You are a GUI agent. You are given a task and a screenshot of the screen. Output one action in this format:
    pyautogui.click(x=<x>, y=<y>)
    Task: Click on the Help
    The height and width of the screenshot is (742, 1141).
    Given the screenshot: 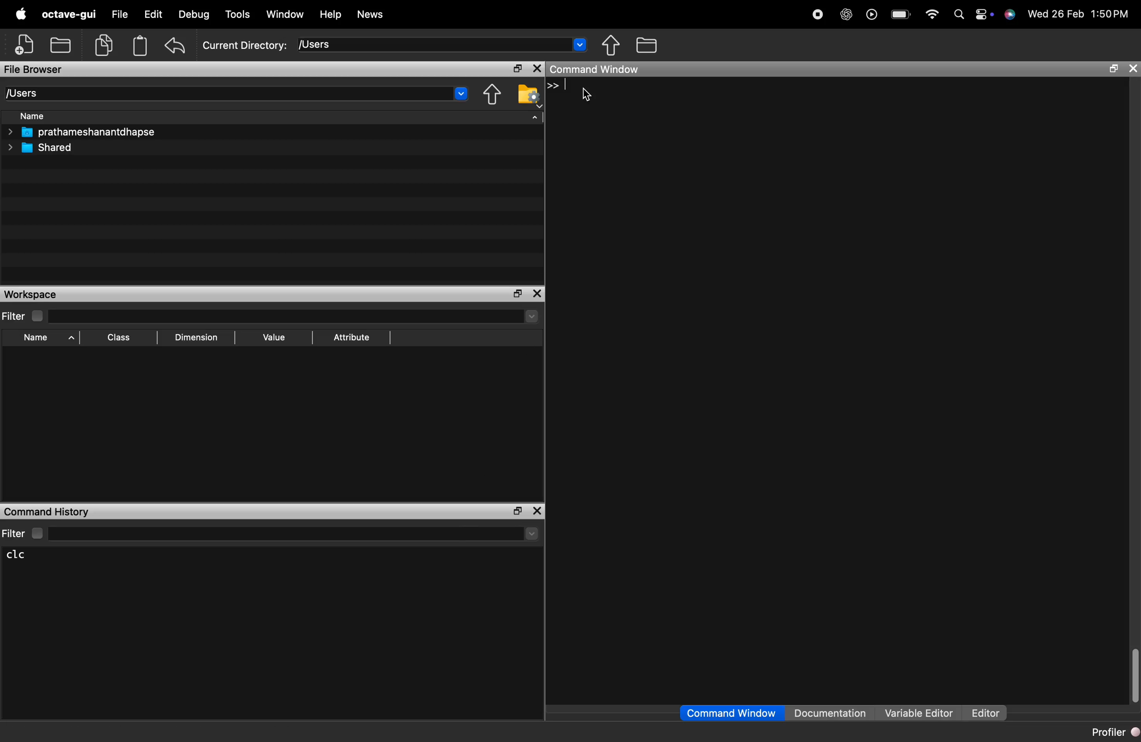 What is the action you would take?
    pyautogui.click(x=330, y=14)
    